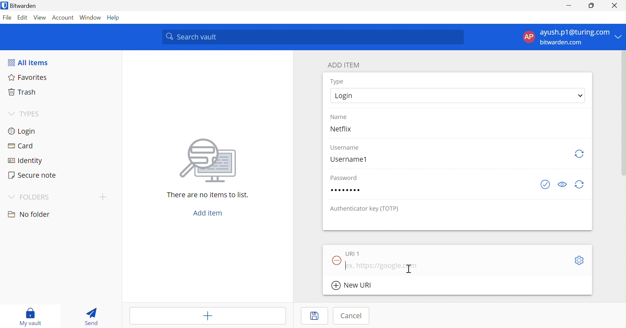 This screenshot has width=626, height=328. What do you see at coordinates (345, 148) in the screenshot?
I see `Username` at bounding box center [345, 148].